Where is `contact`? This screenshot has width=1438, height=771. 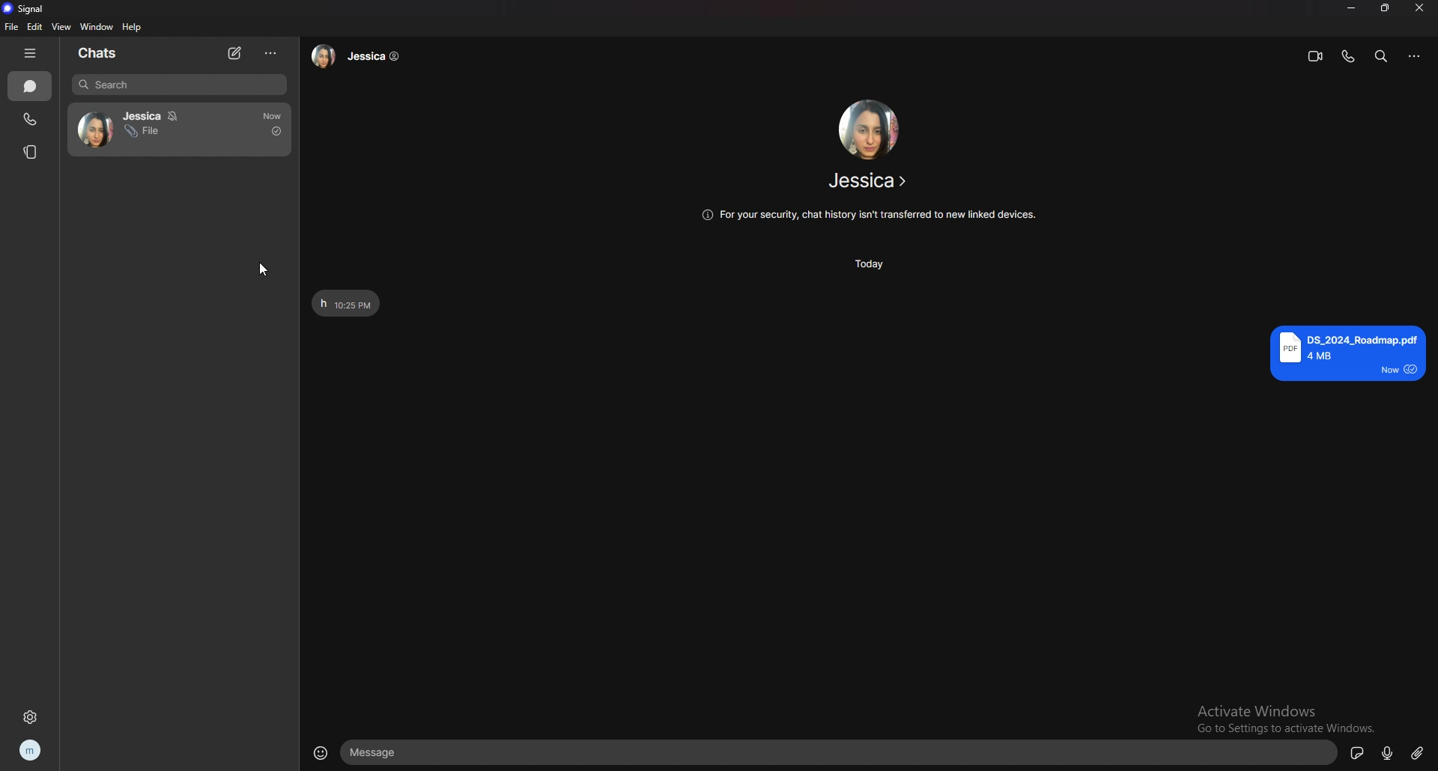 contact is located at coordinates (360, 55).